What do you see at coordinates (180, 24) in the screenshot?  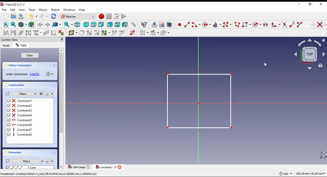 I see `create point` at bounding box center [180, 24].